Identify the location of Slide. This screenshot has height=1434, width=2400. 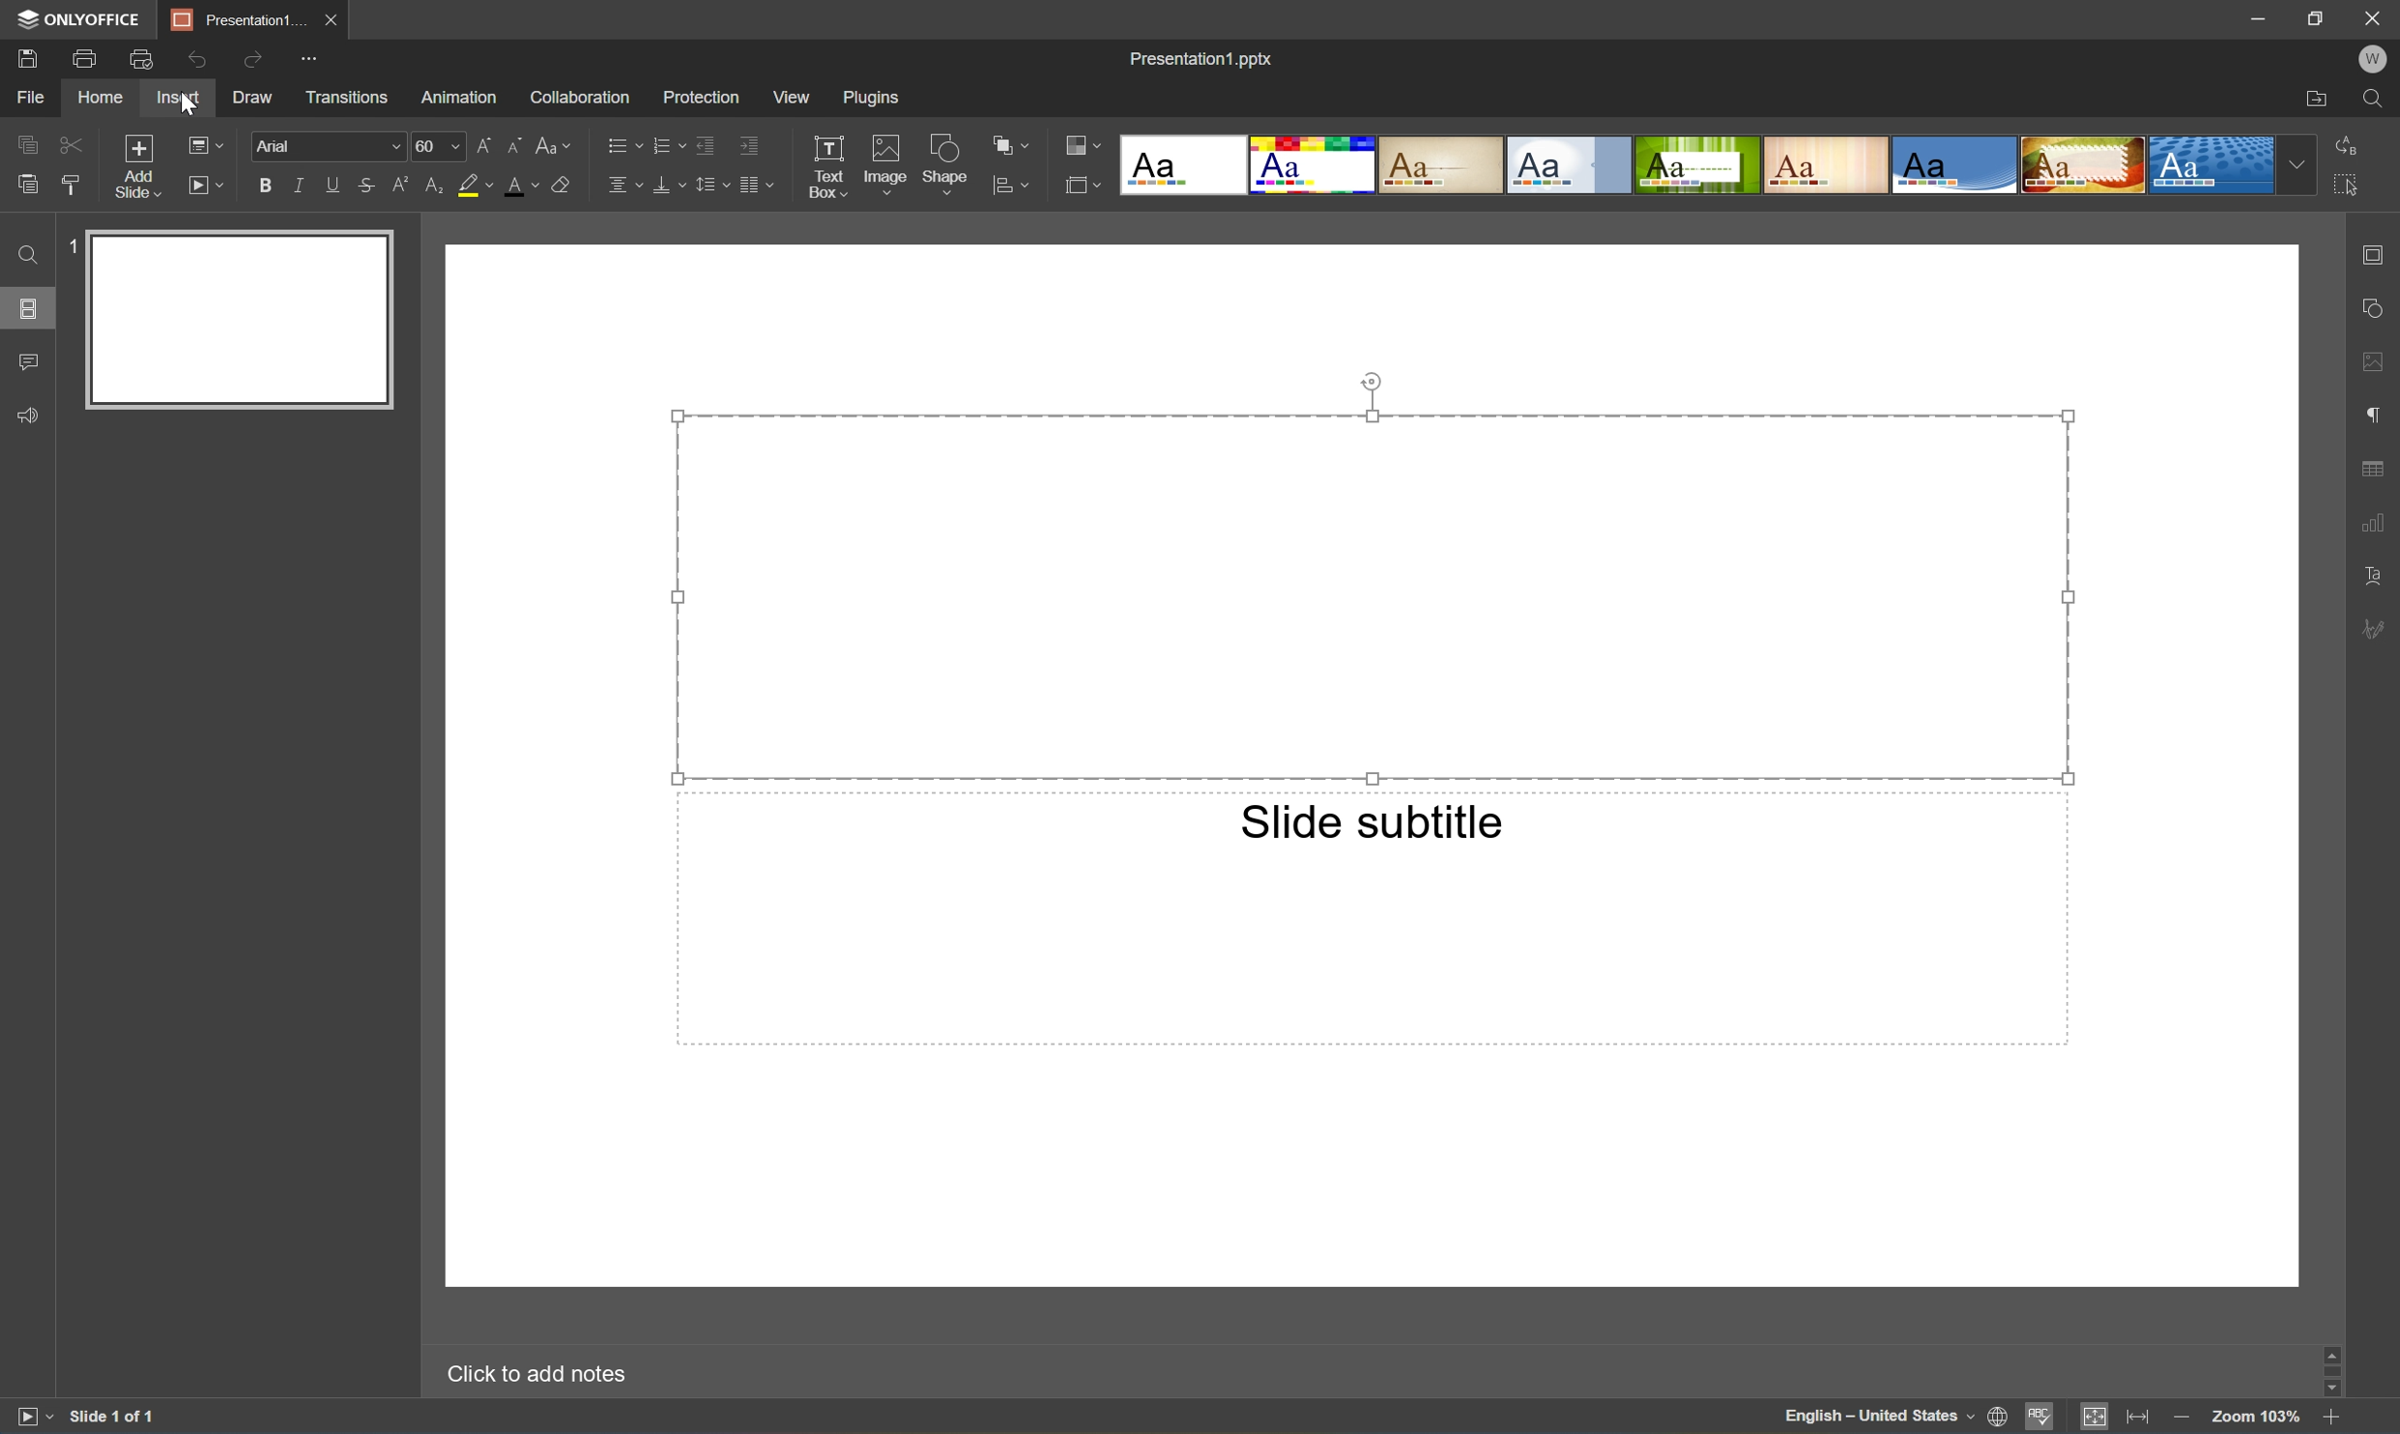
(240, 320).